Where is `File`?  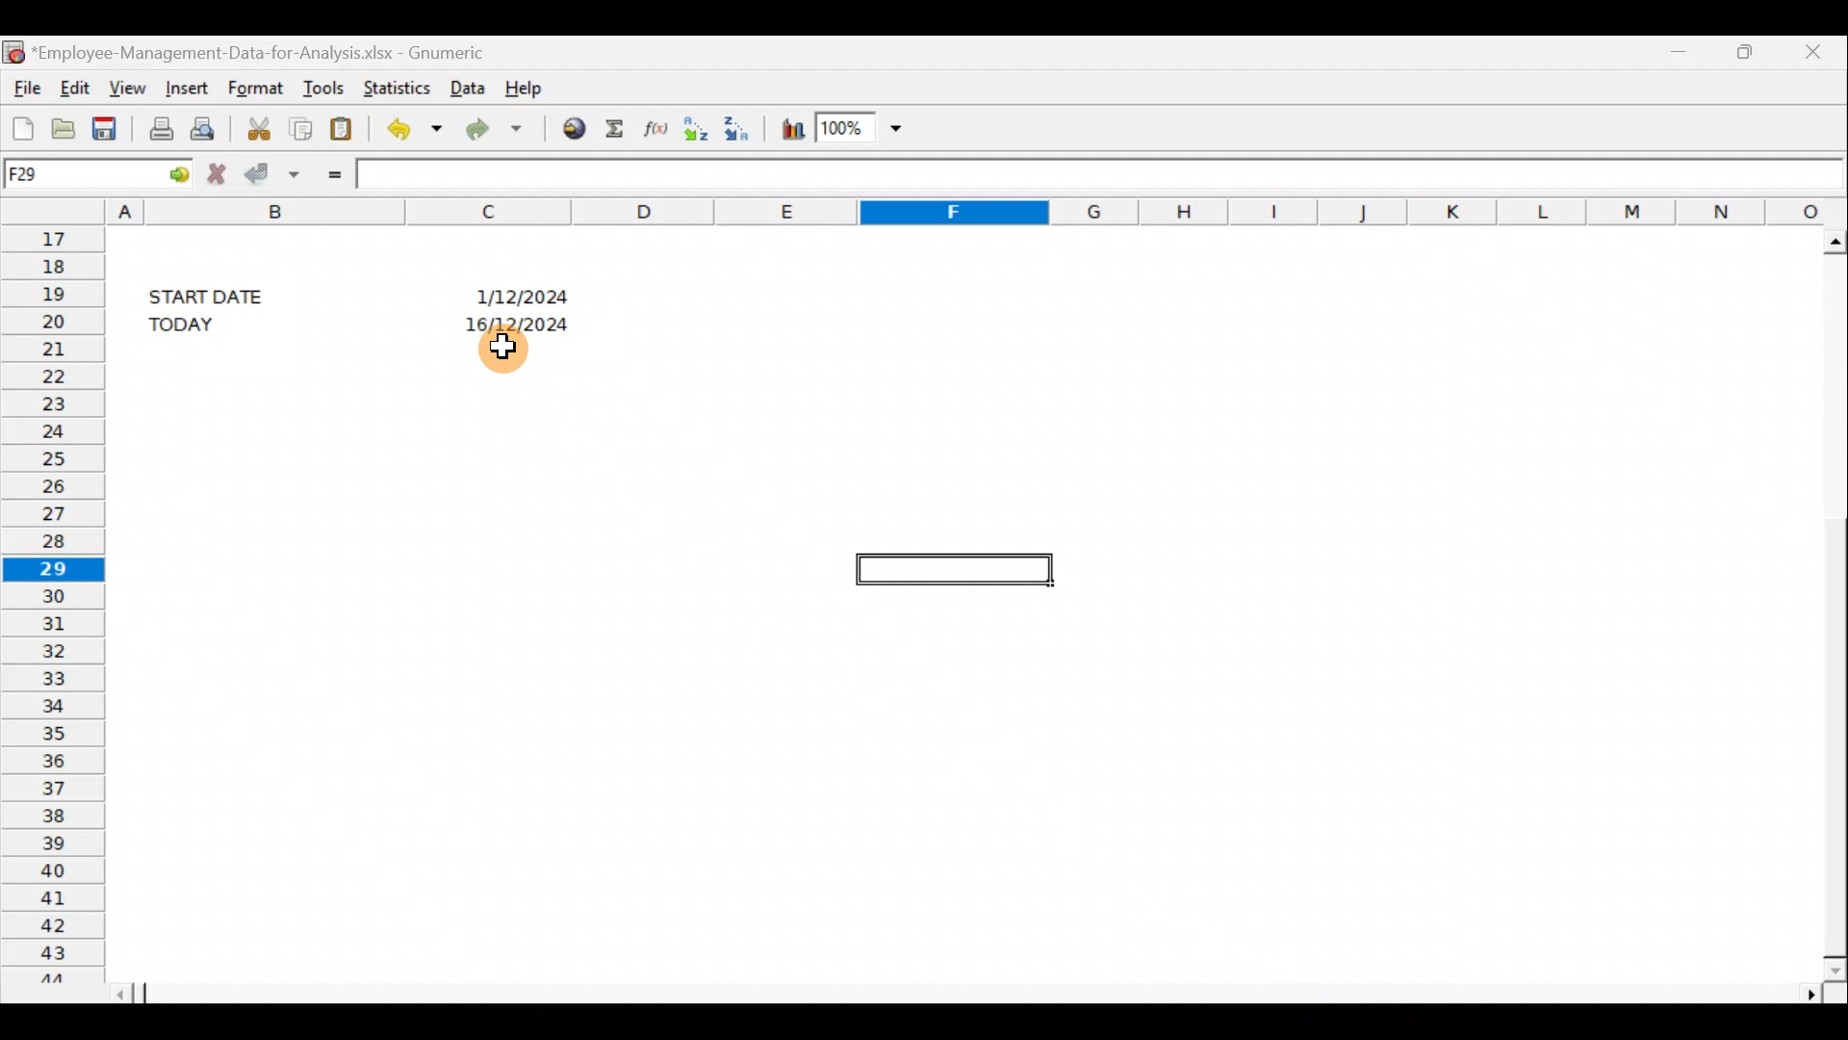 File is located at coordinates (24, 85).